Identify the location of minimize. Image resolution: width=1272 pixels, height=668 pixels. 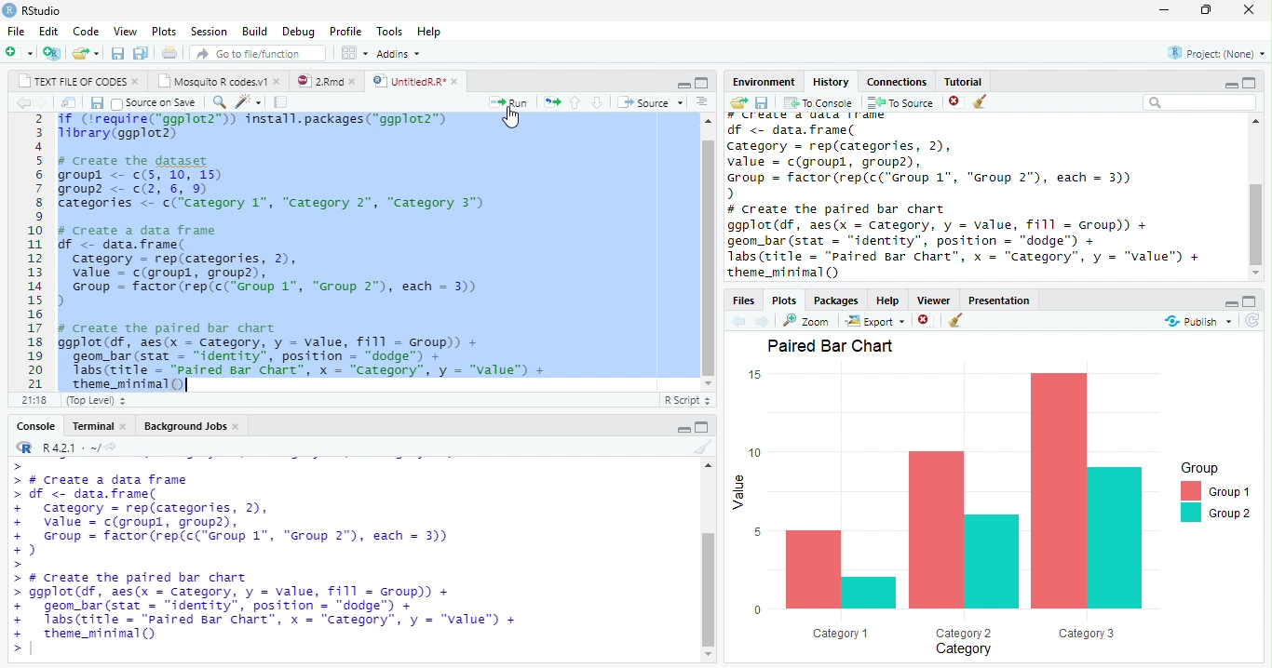
(1164, 9).